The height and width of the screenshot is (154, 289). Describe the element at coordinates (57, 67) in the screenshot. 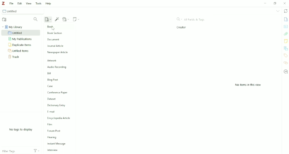

I see `Audio Recording` at that location.